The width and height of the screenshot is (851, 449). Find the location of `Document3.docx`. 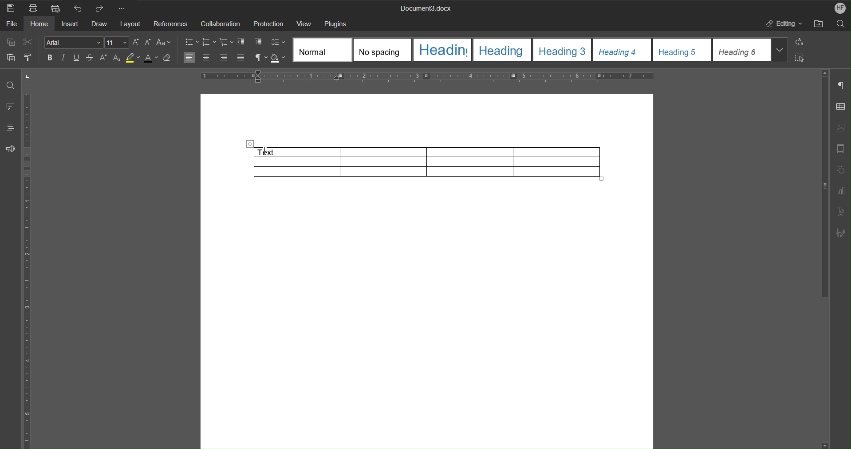

Document3.docx is located at coordinates (426, 7).